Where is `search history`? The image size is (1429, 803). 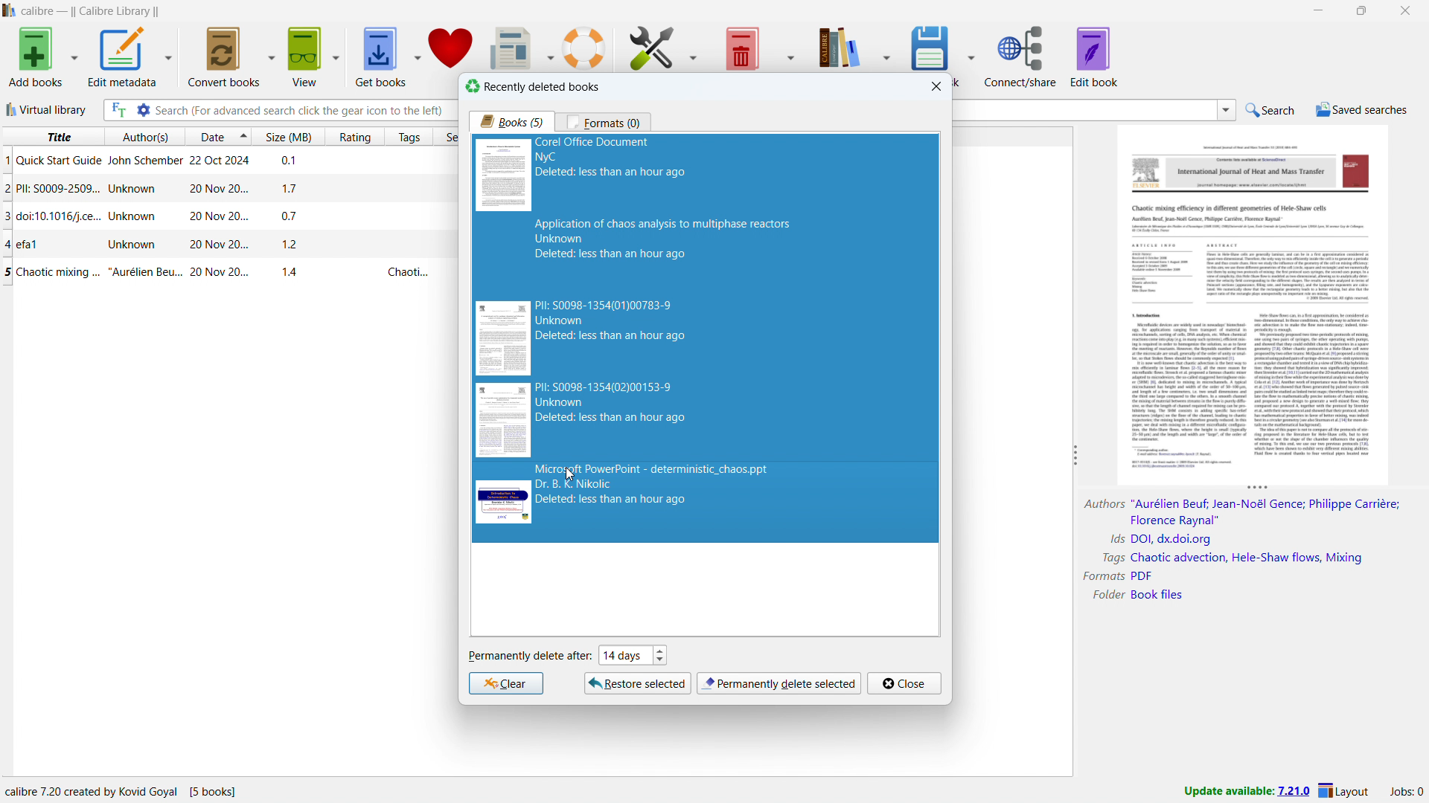
search history is located at coordinates (1227, 111).